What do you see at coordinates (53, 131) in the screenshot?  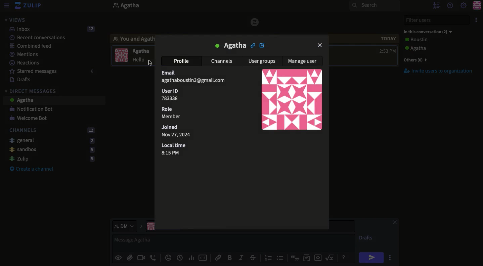 I see `Channels` at bounding box center [53, 131].